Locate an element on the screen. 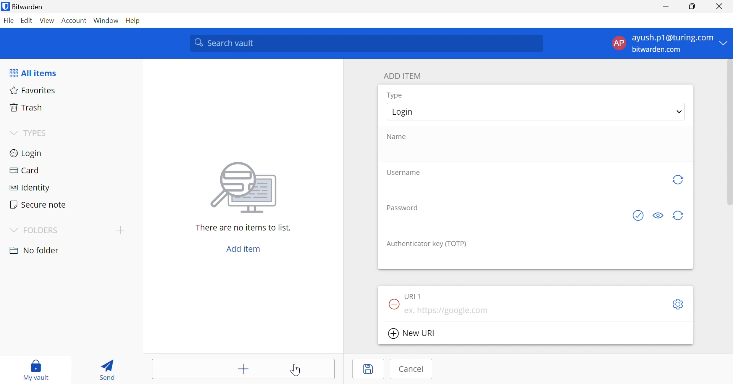 This screenshot has height=384, width=733. Type is located at coordinates (397, 95).